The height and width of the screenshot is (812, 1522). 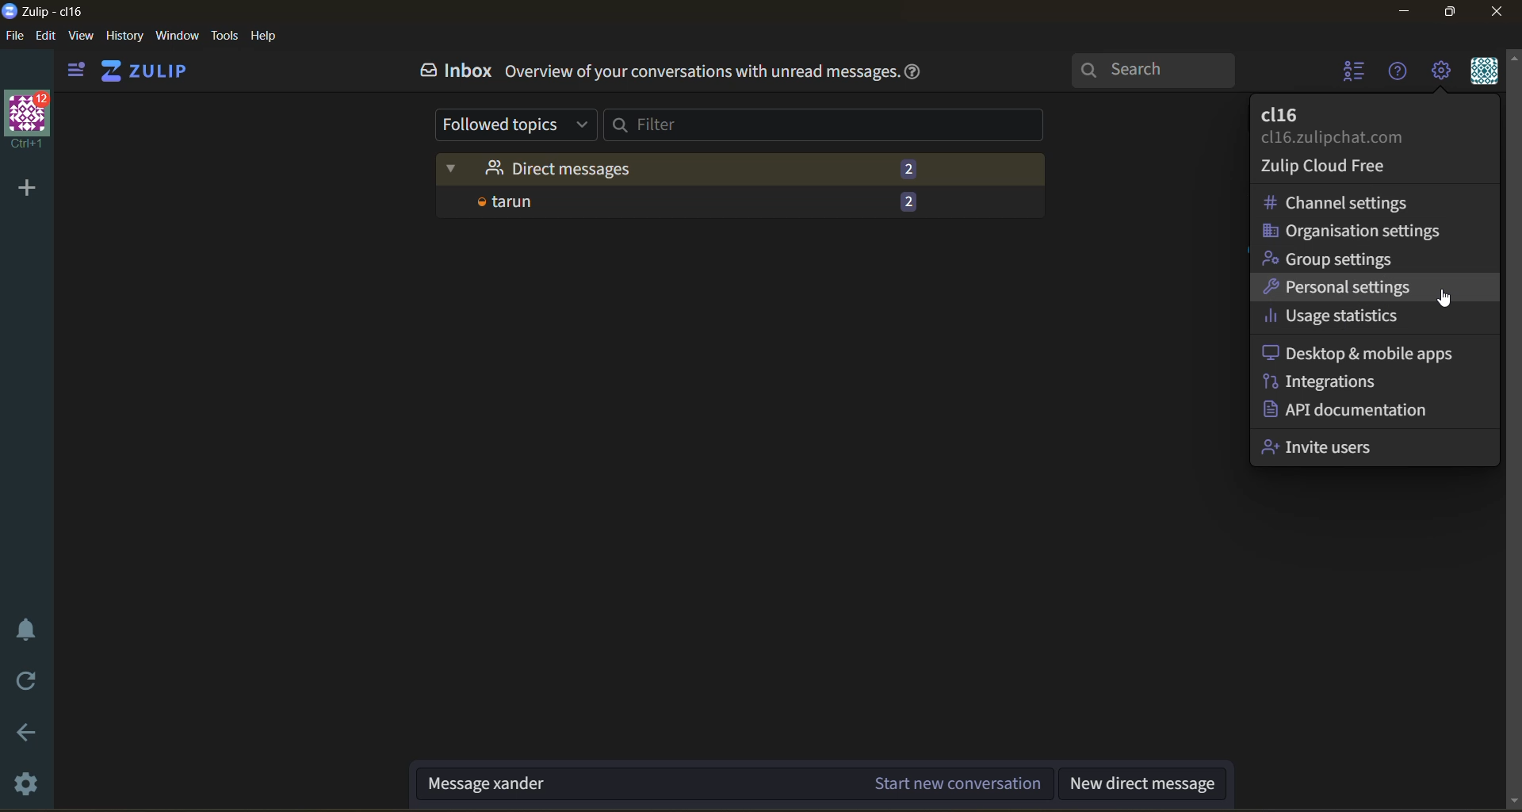 What do you see at coordinates (740, 205) in the screenshot?
I see `user and message count` at bounding box center [740, 205].